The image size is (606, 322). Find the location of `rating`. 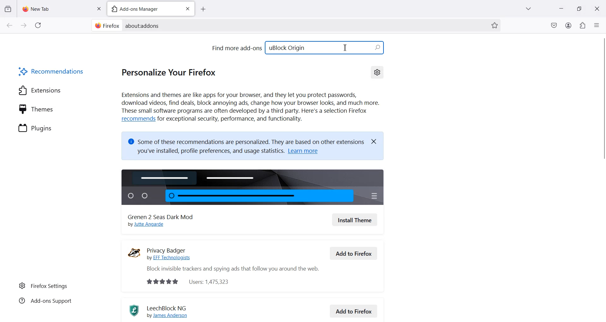

rating is located at coordinates (159, 282).